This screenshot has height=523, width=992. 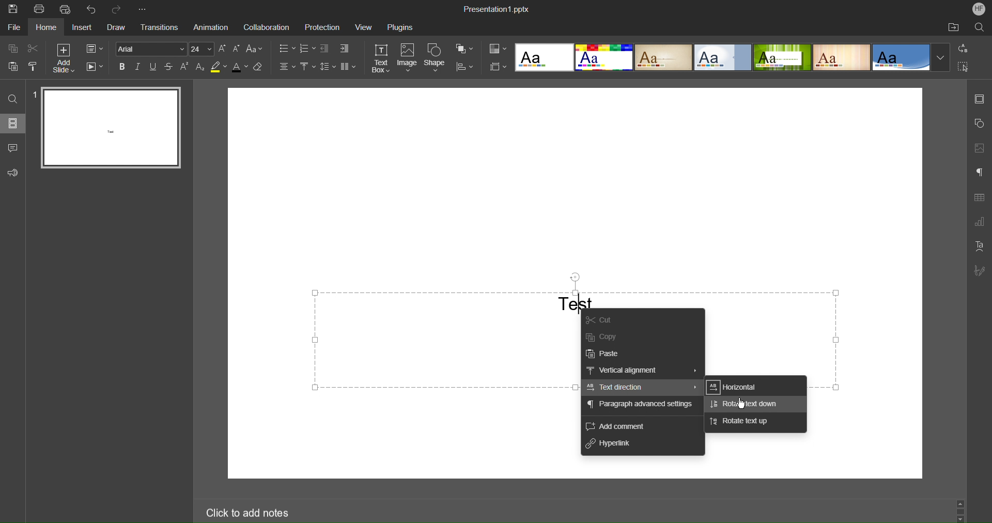 I want to click on Italic, so click(x=138, y=66).